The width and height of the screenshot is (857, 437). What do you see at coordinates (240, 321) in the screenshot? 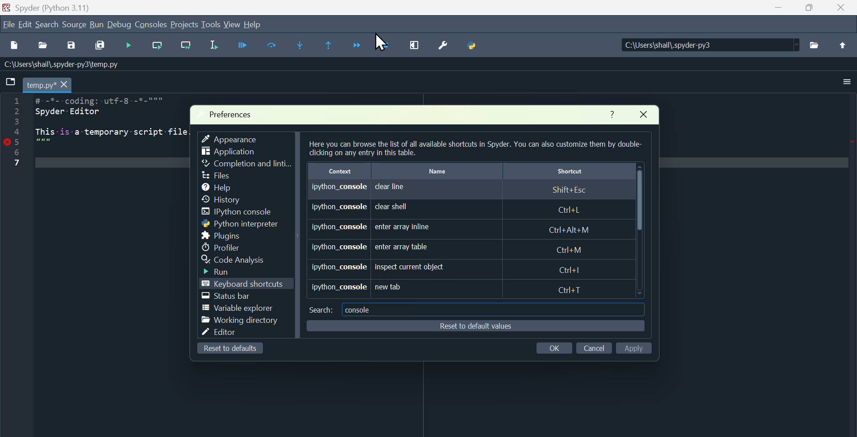
I see `Working directory` at bounding box center [240, 321].